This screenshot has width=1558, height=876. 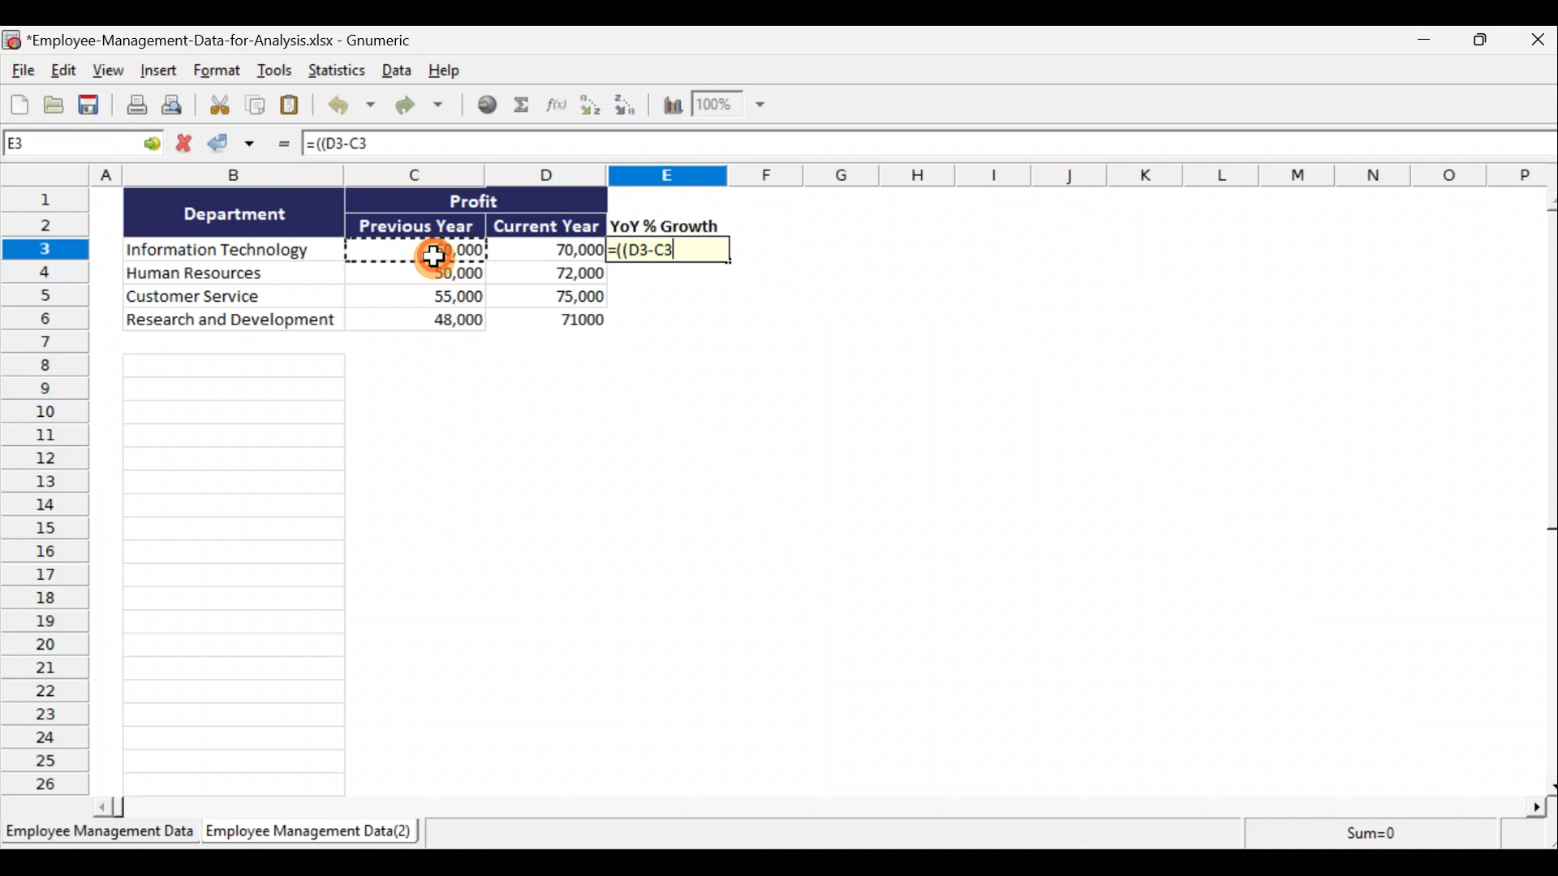 What do you see at coordinates (218, 72) in the screenshot?
I see `Format` at bounding box center [218, 72].